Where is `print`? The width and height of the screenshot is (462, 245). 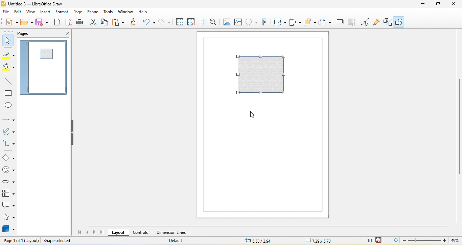
print is located at coordinates (80, 23).